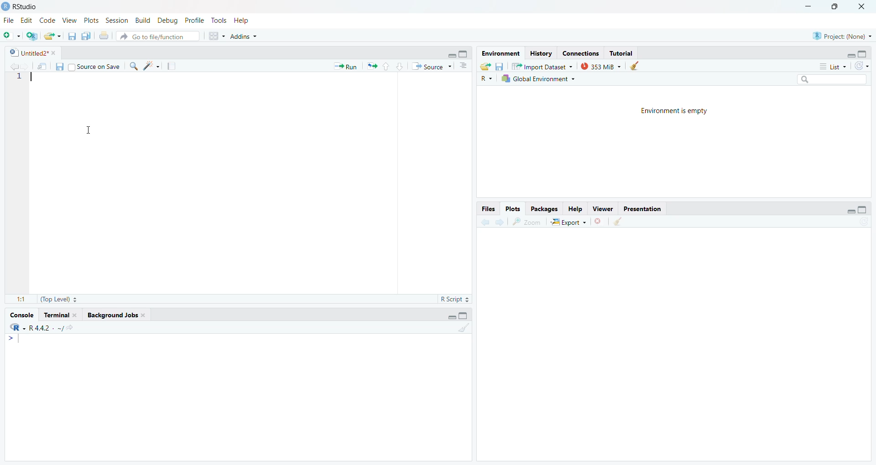  Describe the element at coordinates (850, 209) in the screenshot. I see `hide r script` at that location.